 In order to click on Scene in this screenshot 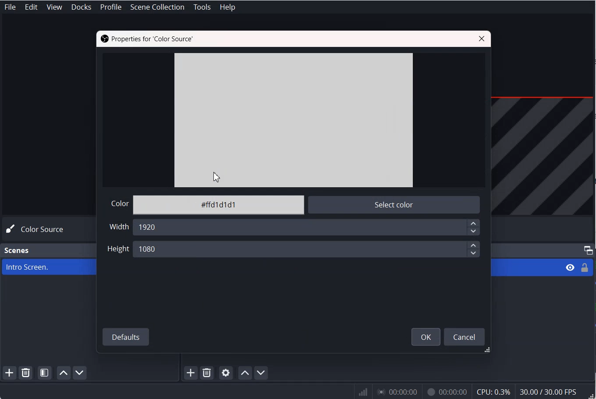, I will do `click(18, 250)`.